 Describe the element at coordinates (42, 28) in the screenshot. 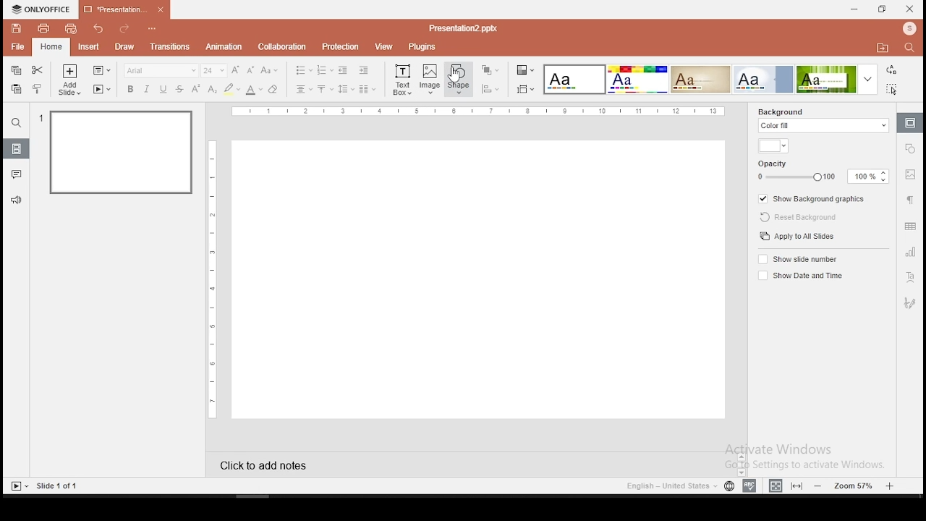

I see `print file` at that location.